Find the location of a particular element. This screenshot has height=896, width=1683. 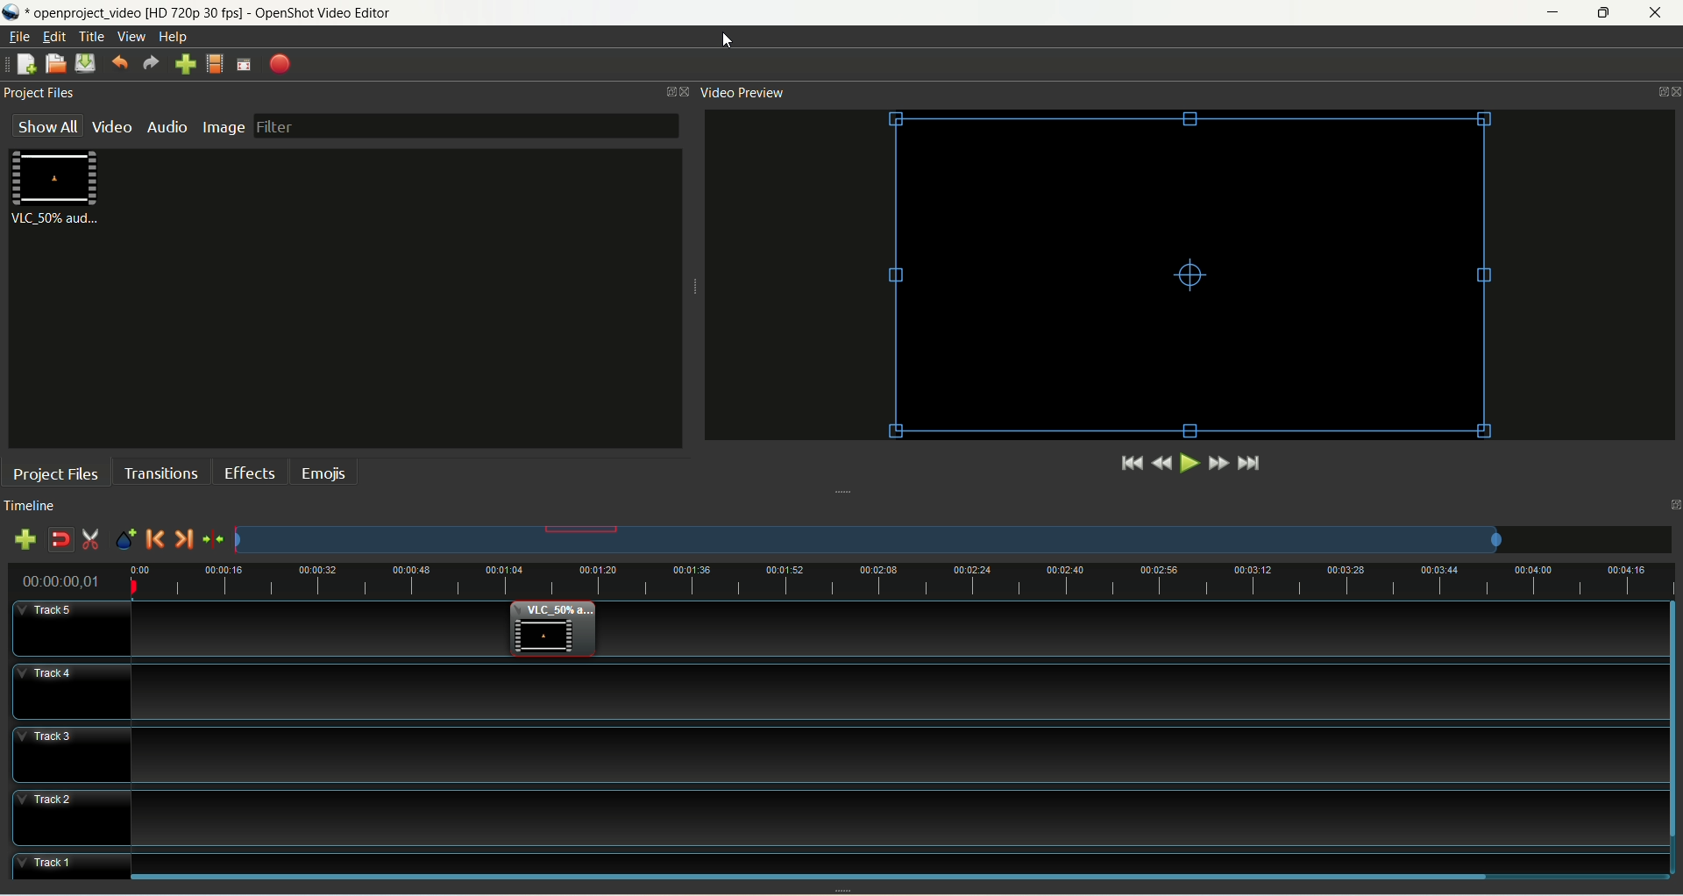

track2 is located at coordinates (71, 818).